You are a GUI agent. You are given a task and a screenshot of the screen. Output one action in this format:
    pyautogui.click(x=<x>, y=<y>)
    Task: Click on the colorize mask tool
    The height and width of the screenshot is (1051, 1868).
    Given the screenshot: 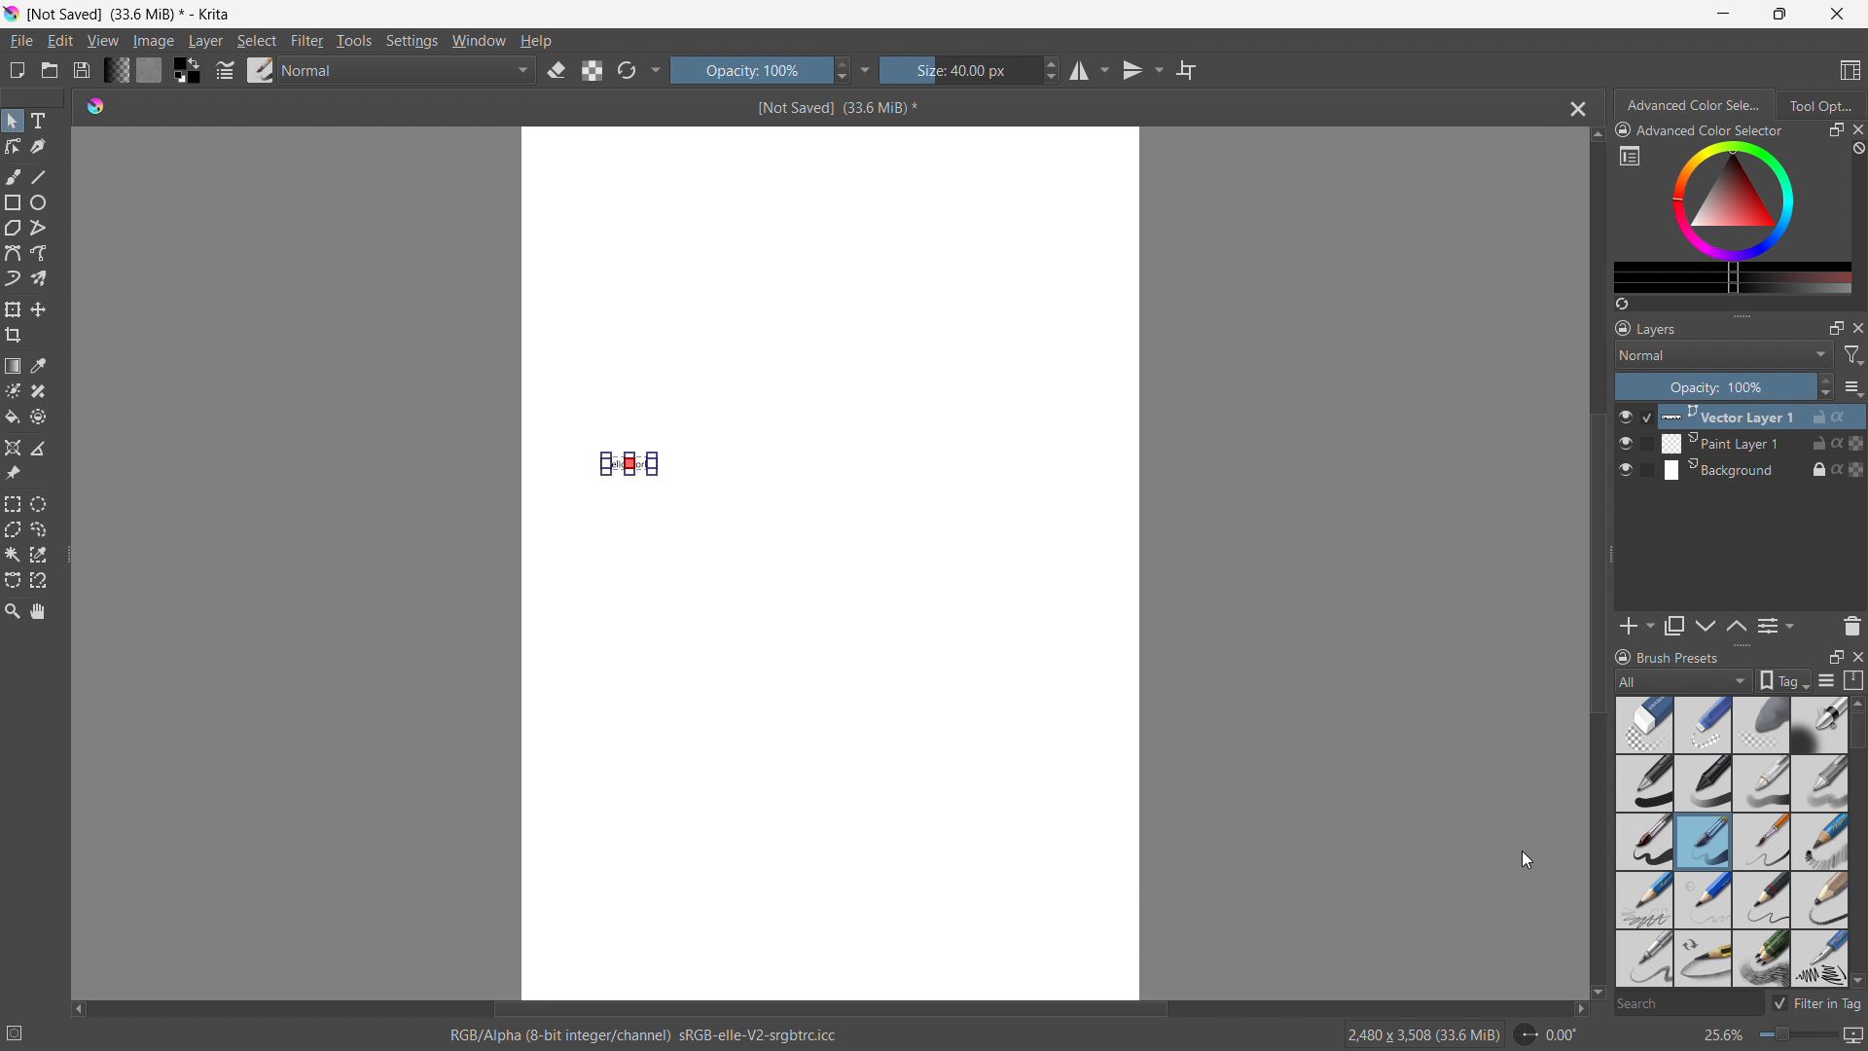 What is the action you would take?
    pyautogui.click(x=13, y=390)
    